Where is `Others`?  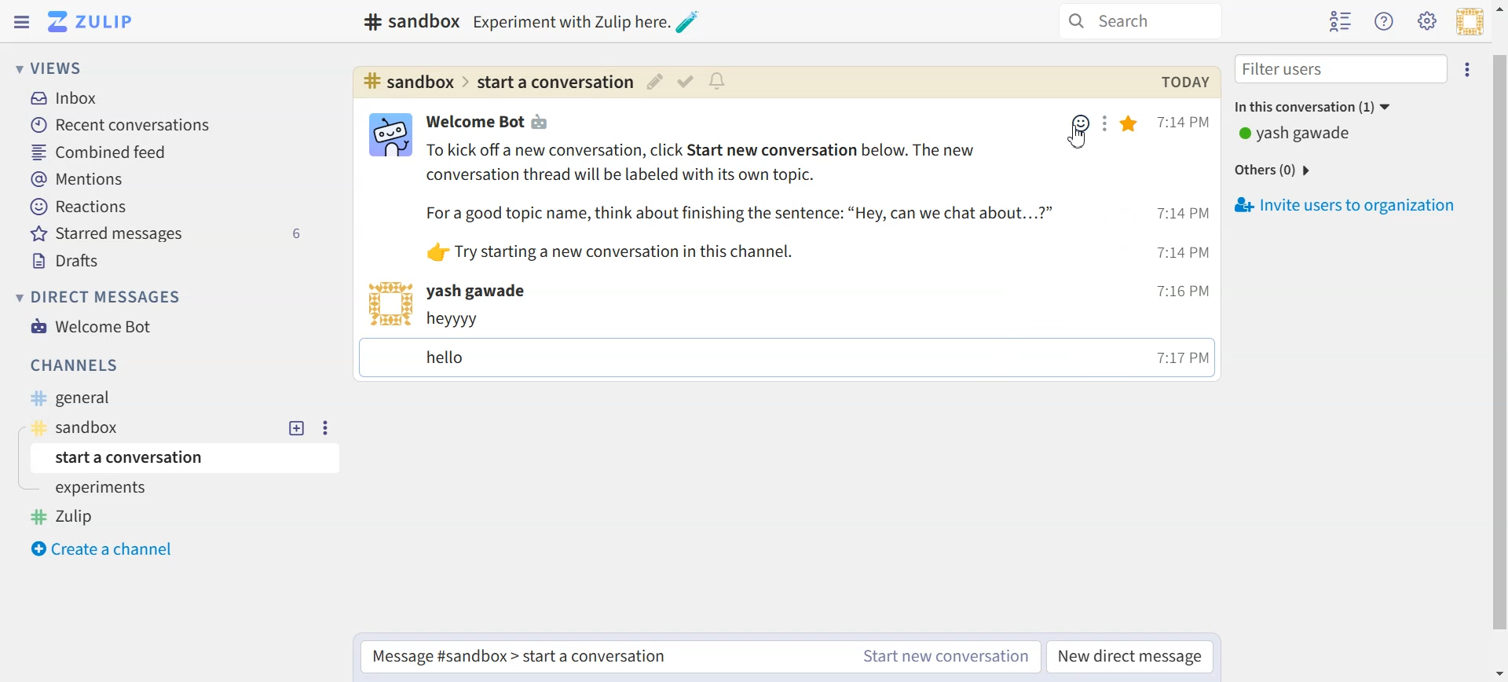 Others is located at coordinates (1276, 170).